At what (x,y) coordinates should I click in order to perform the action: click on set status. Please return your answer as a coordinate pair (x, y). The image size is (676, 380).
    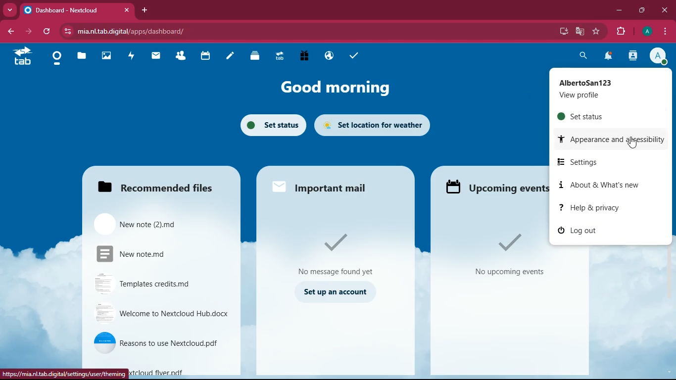
    Looking at the image, I should click on (270, 124).